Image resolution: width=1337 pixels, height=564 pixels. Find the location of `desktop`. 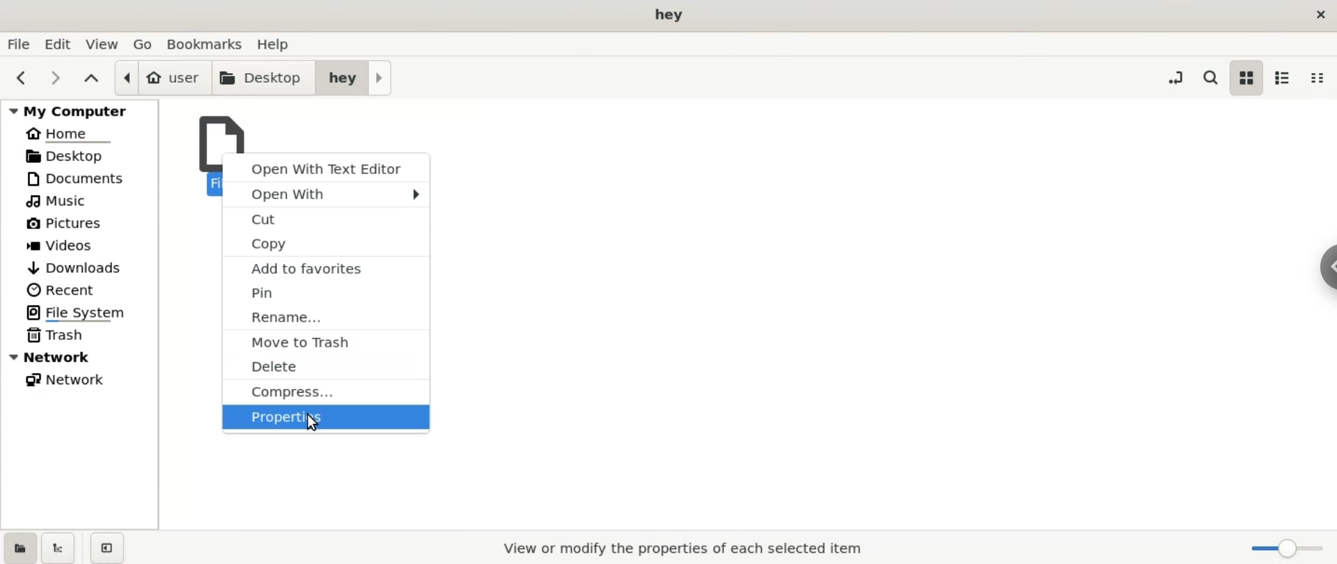

desktop is located at coordinates (264, 79).